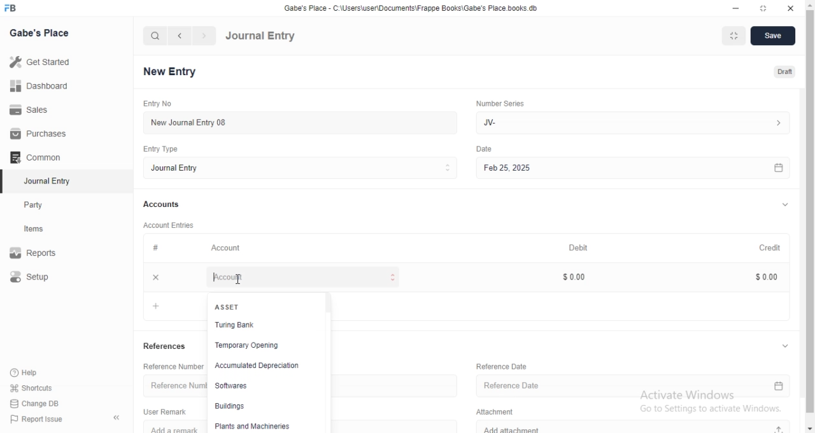 The image size is (815, 433). Describe the element at coordinates (155, 248) in the screenshot. I see `#` at that location.